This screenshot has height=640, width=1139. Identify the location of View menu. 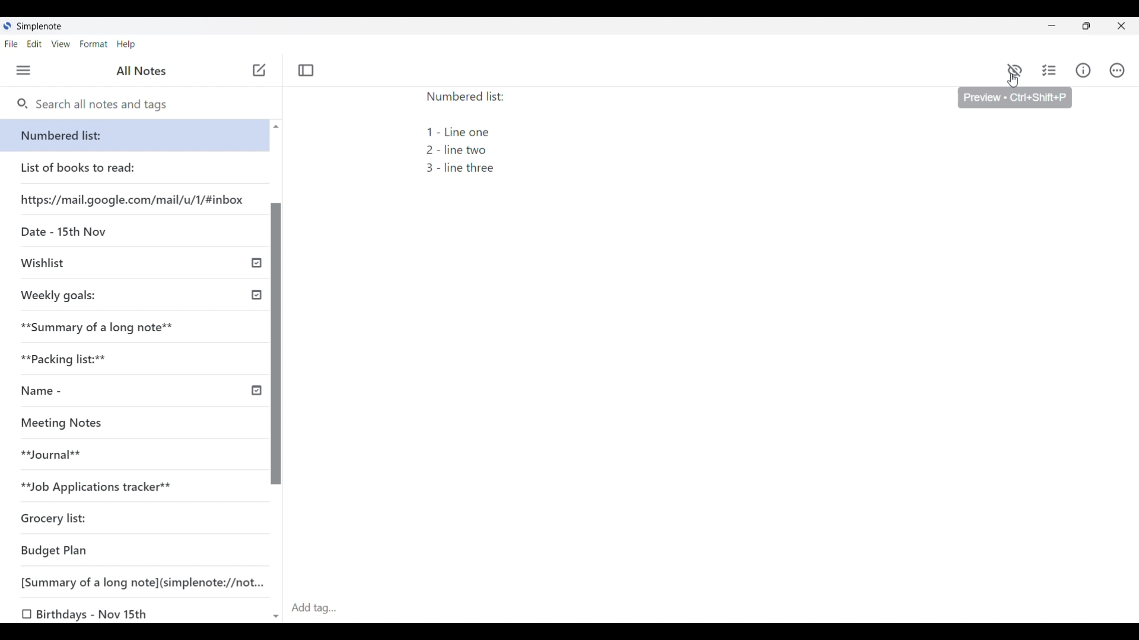
(61, 44).